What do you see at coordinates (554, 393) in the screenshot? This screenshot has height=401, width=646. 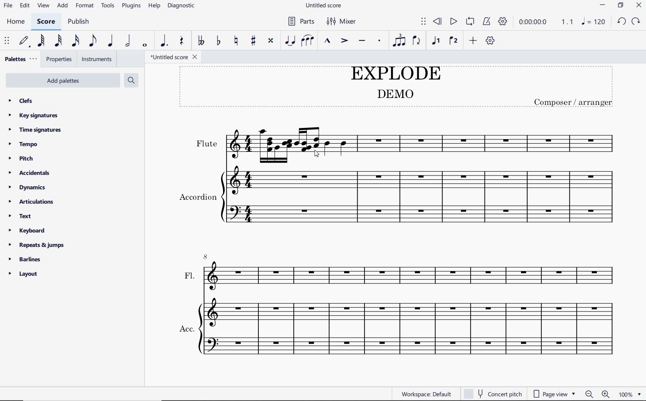 I see `page view` at bounding box center [554, 393].